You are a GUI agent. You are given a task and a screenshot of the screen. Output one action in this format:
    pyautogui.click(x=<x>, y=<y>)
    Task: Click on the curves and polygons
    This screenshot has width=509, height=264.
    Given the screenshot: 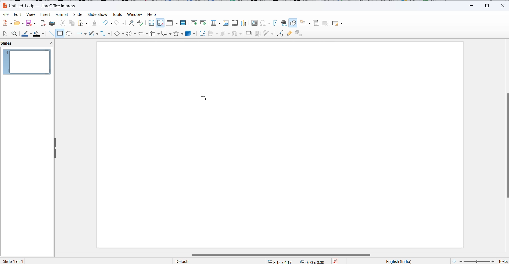 What is the action you would take?
    pyautogui.click(x=93, y=34)
    